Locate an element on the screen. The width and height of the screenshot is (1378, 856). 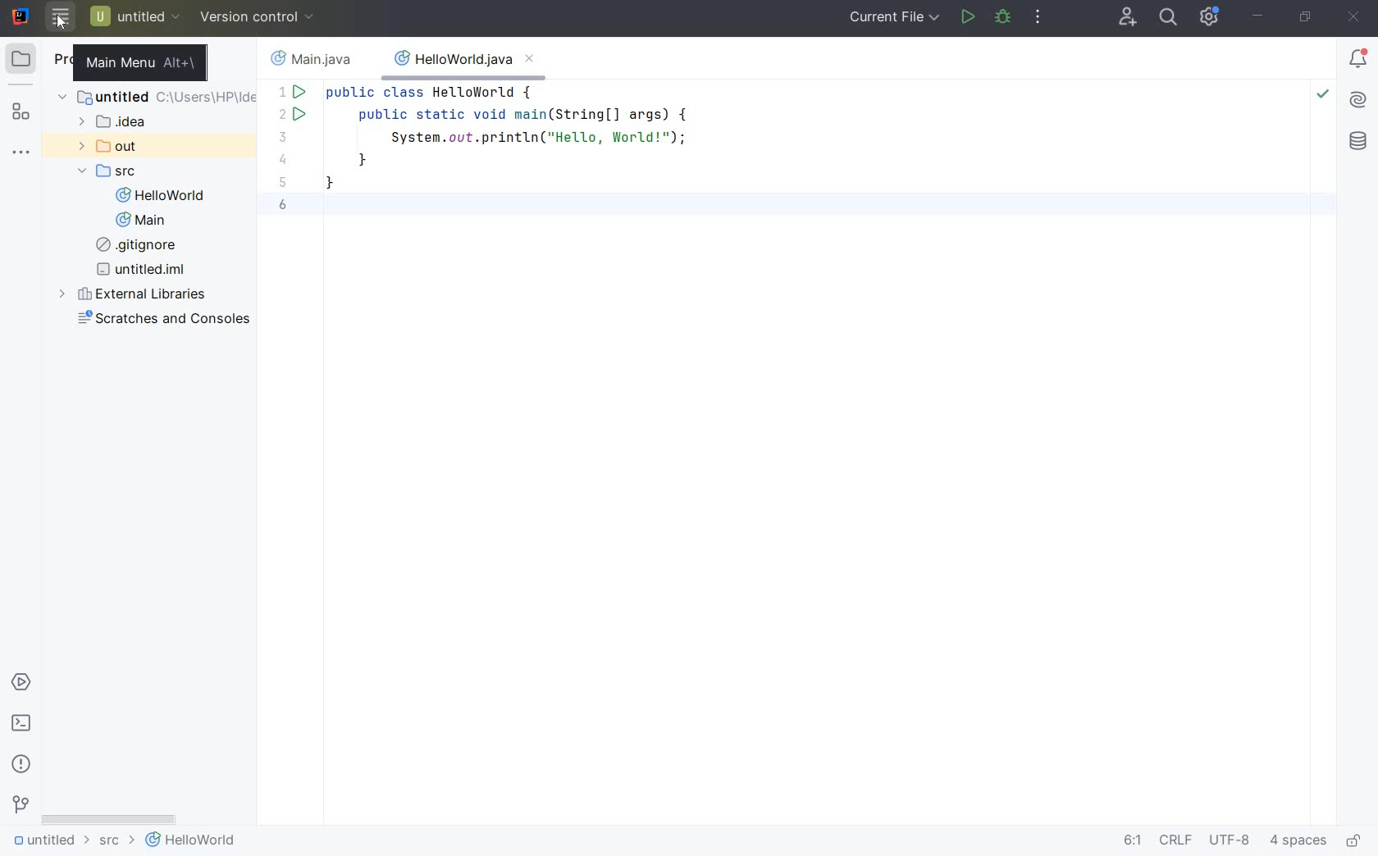
idea is located at coordinates (130, 123).